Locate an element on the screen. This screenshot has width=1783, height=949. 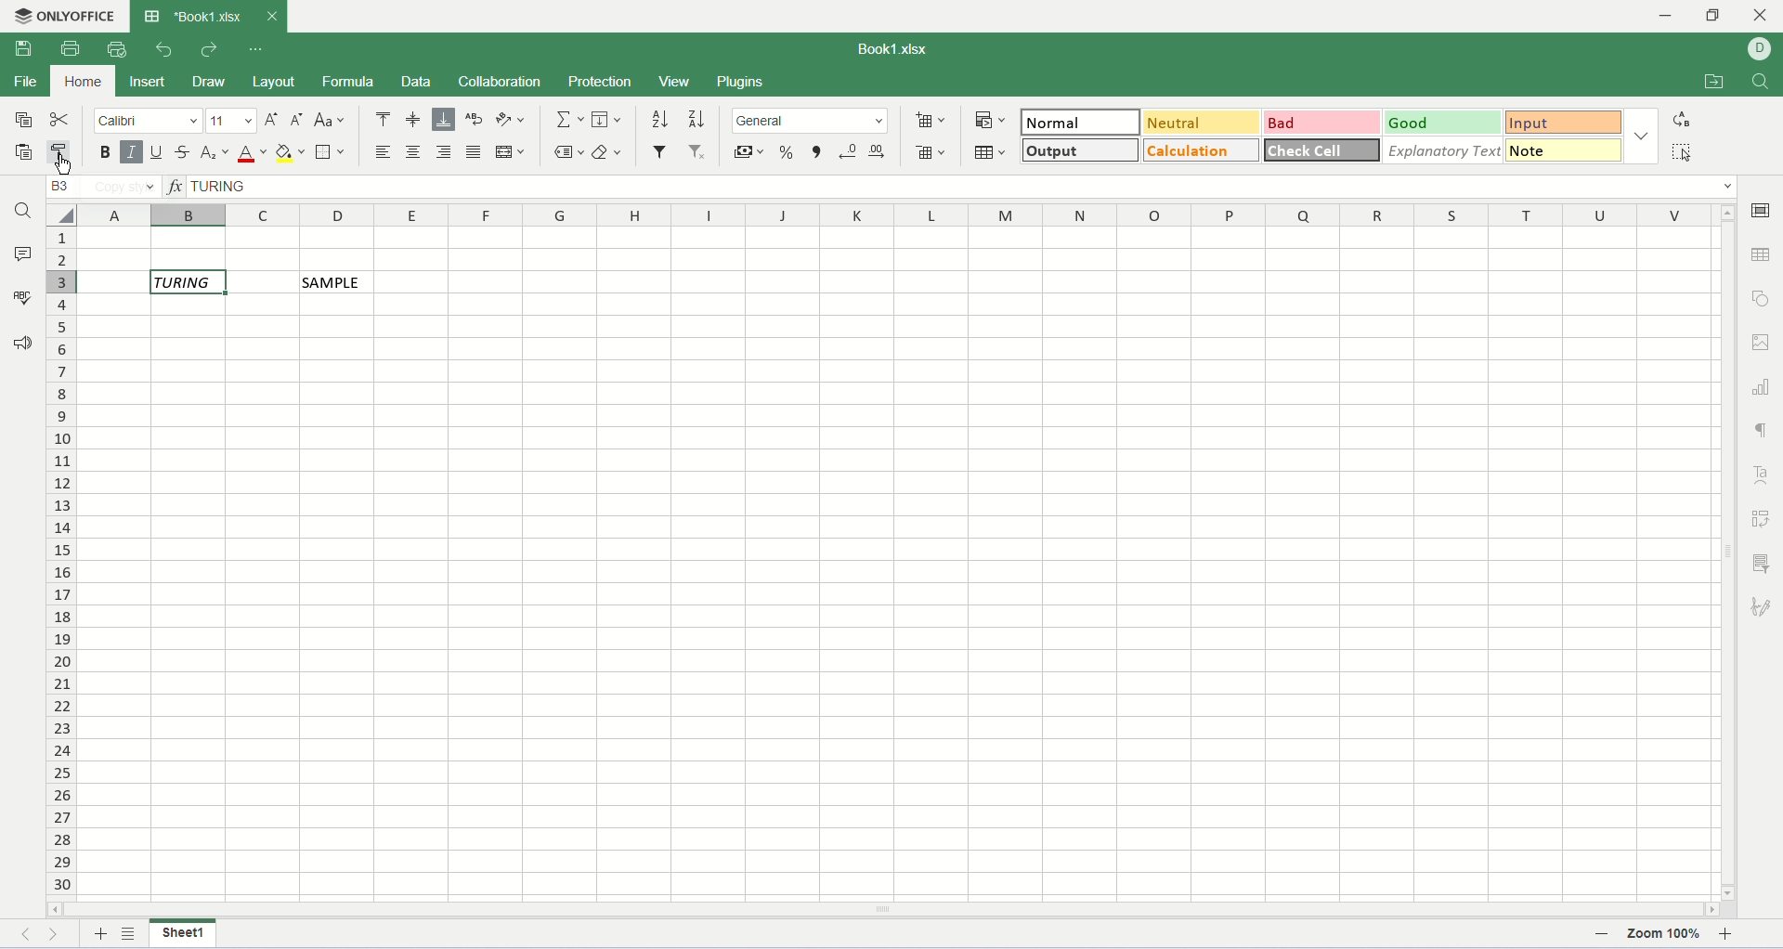
sort descending is located at coordinates (694, 122).